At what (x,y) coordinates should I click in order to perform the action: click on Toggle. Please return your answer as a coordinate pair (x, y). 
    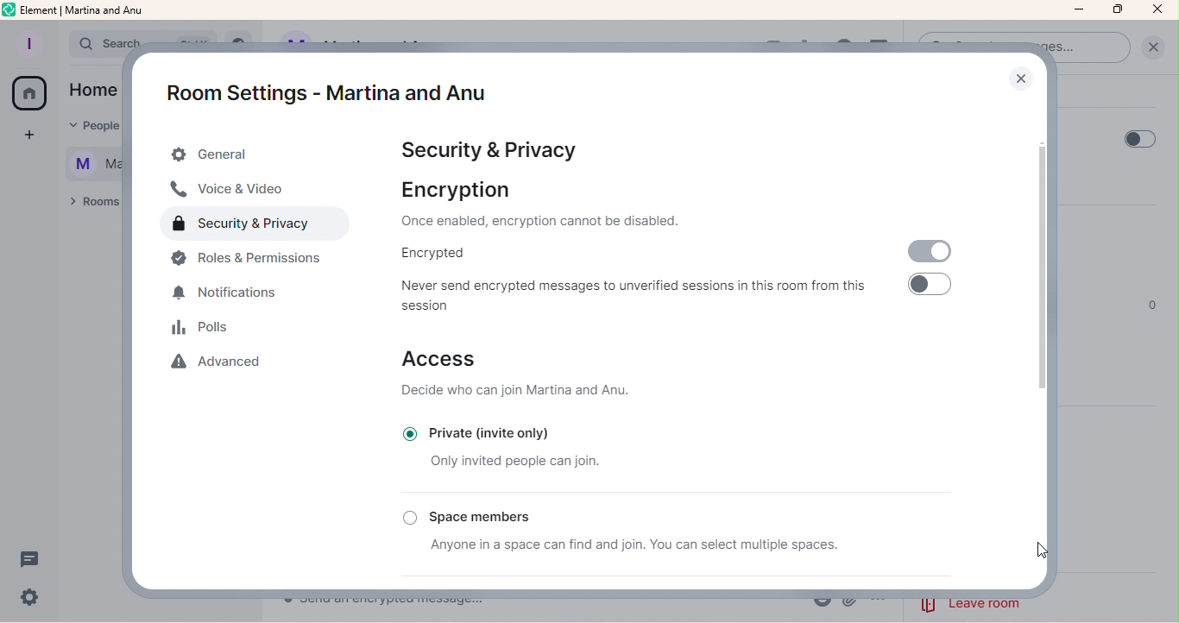
    Looking at the image, I should click on (1133, 139).